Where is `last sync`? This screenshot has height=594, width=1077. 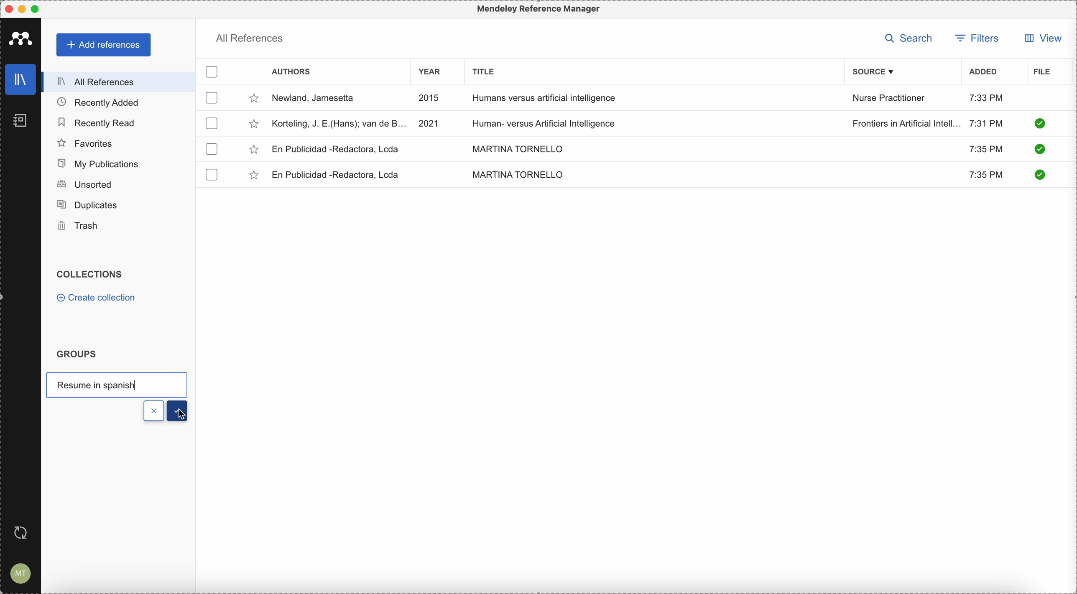 last sync is located at coordinates (19, 533).